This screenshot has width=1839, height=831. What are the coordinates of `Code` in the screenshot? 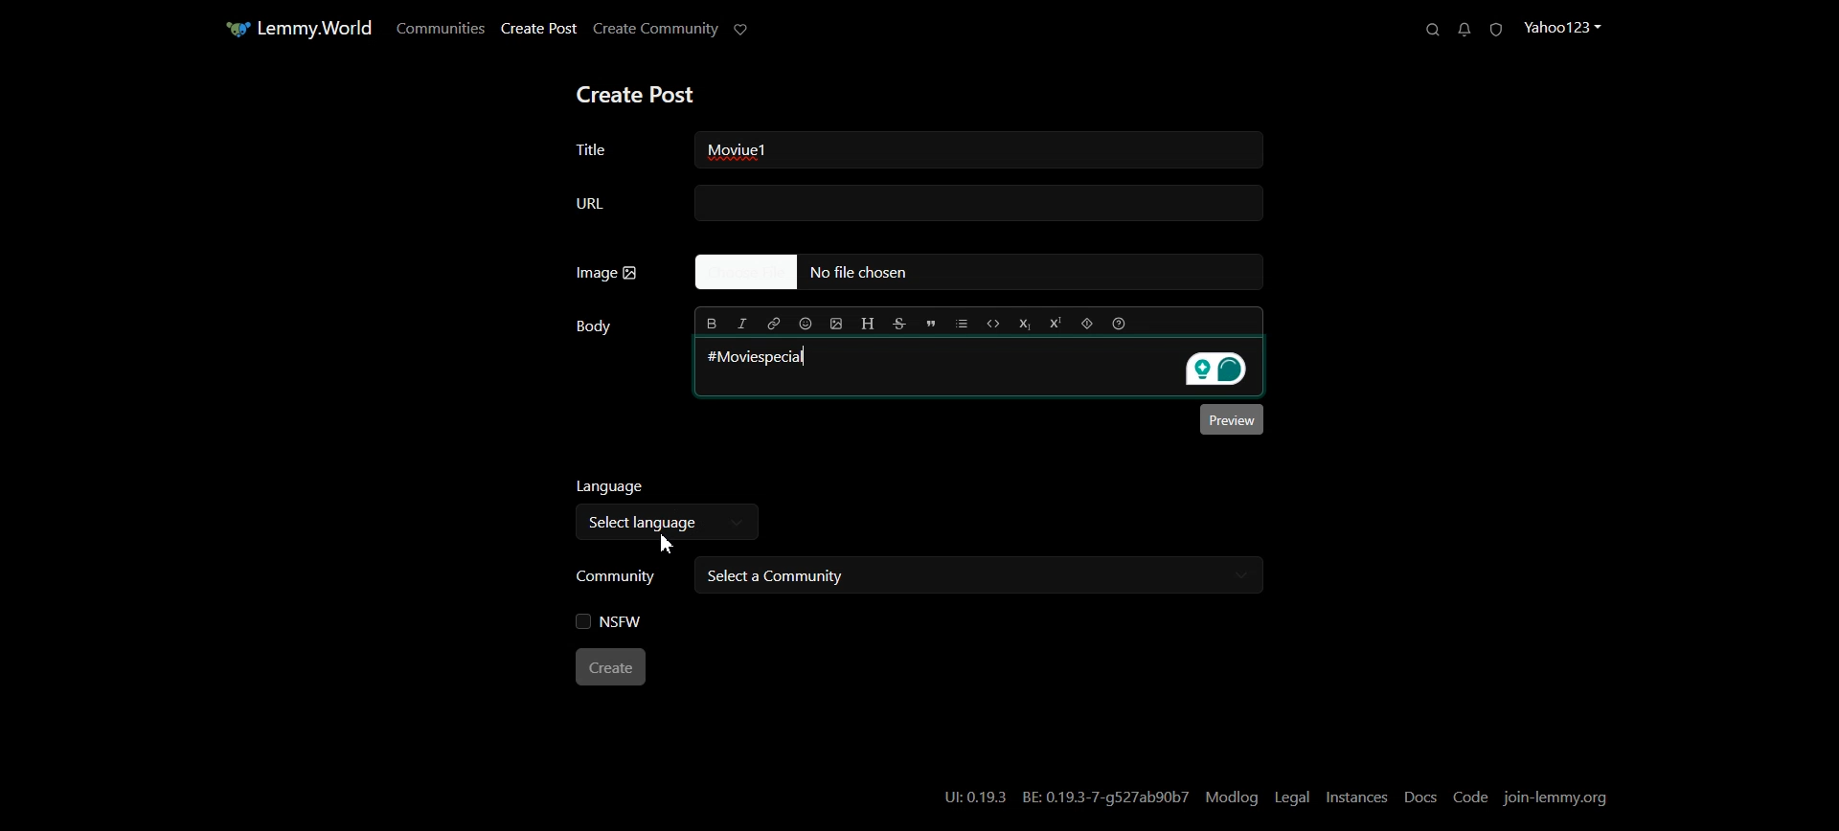 It's located at (994, 323).